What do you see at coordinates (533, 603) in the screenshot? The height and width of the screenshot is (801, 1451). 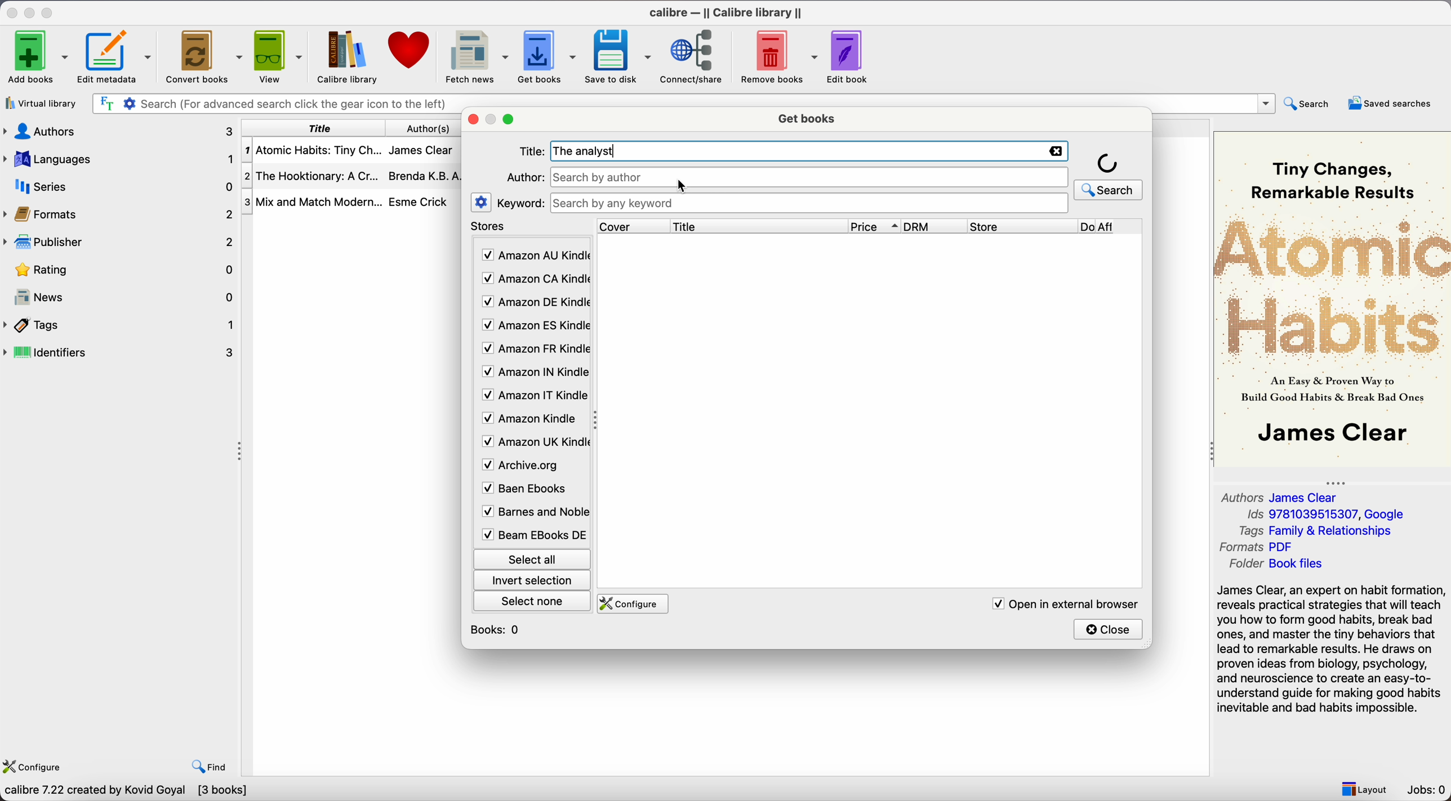 I see `select none` at bounding box center [533, 603].